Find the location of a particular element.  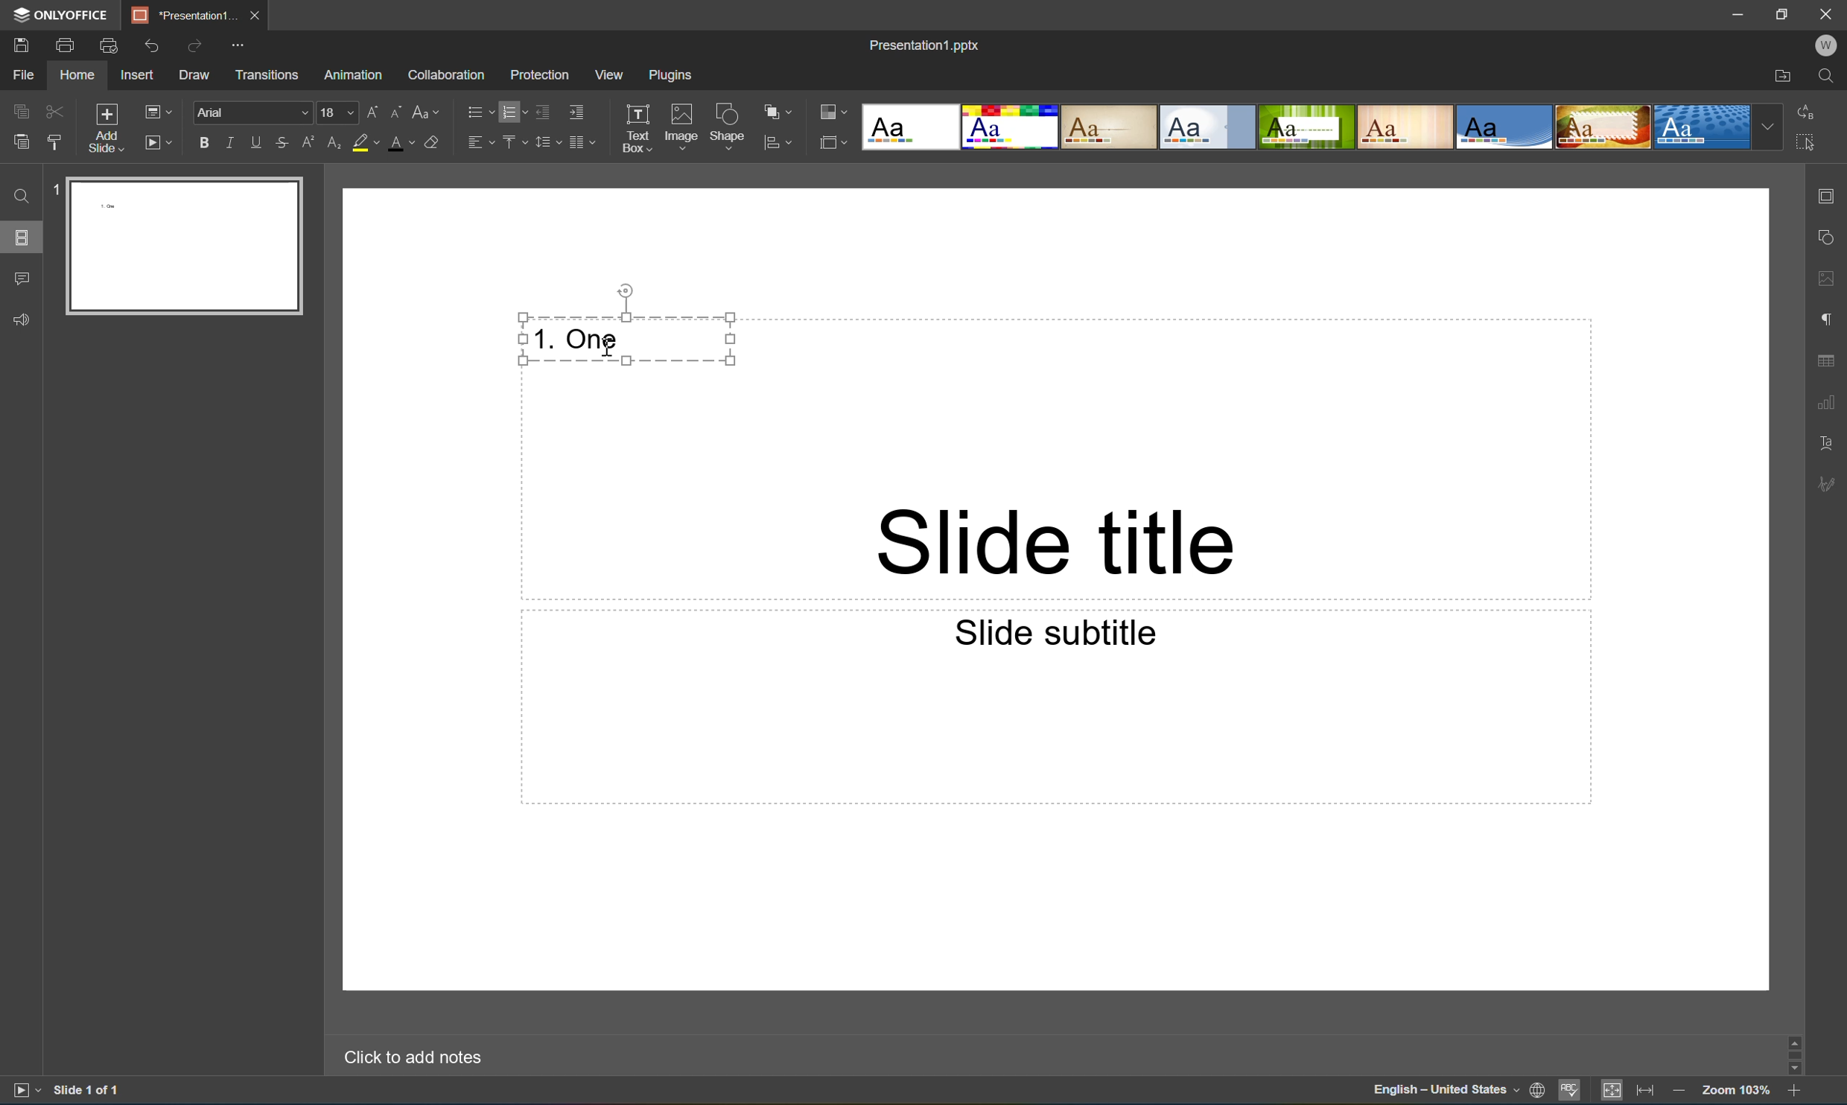

Open file location is located at coordinates (1785, 76).